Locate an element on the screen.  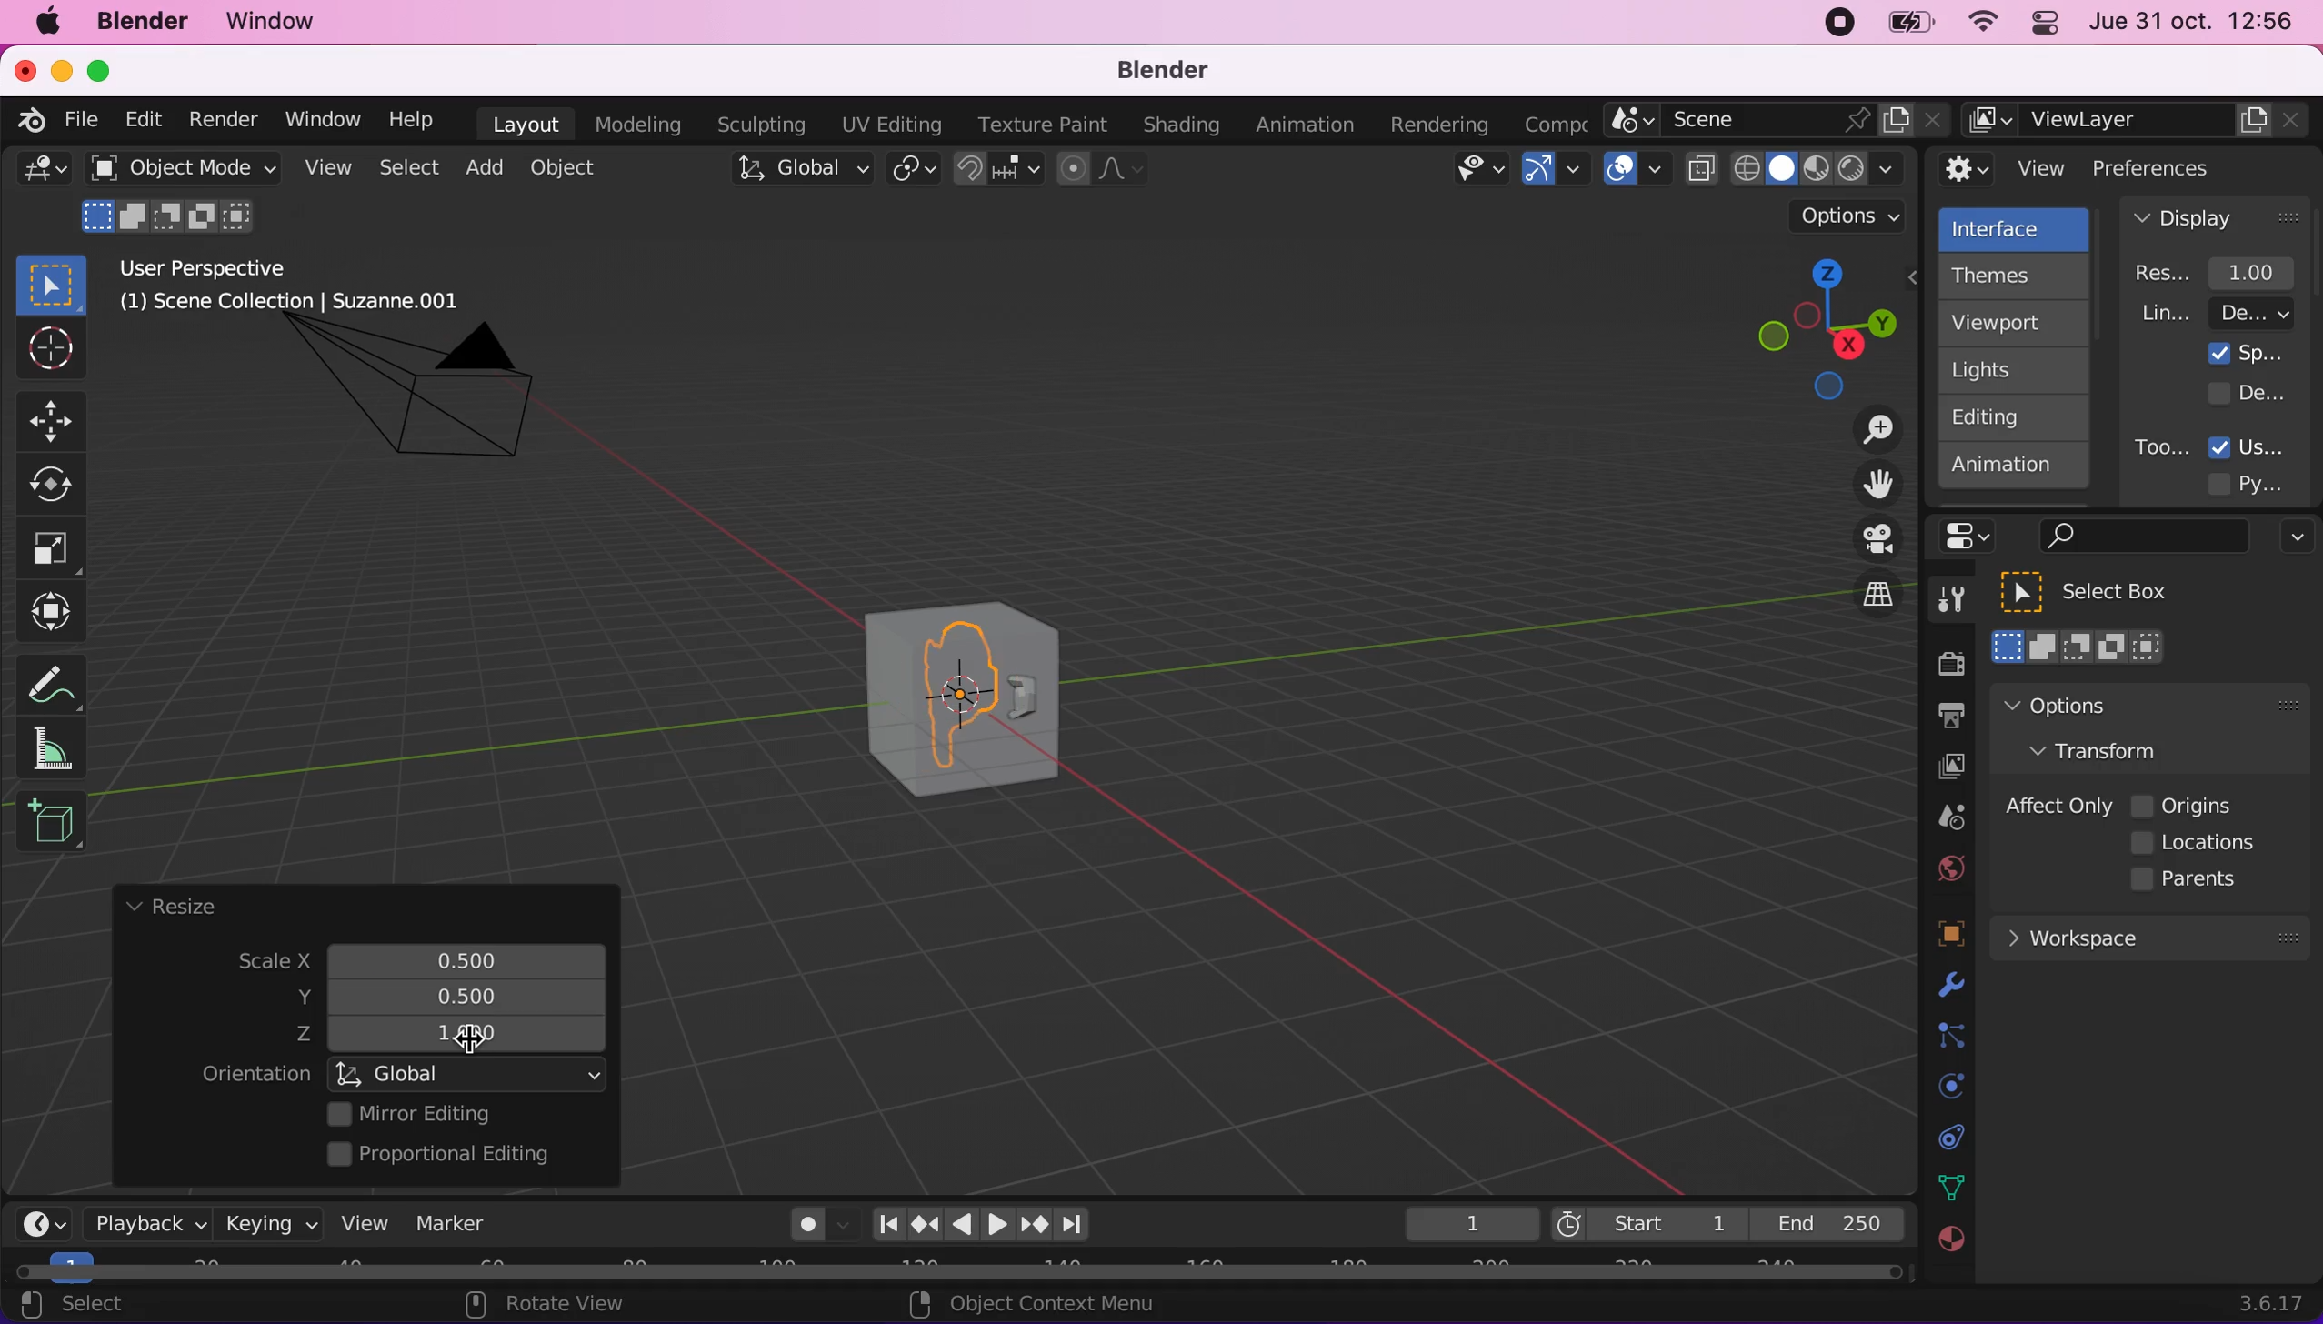
measure is located at coordinates (64, 747).